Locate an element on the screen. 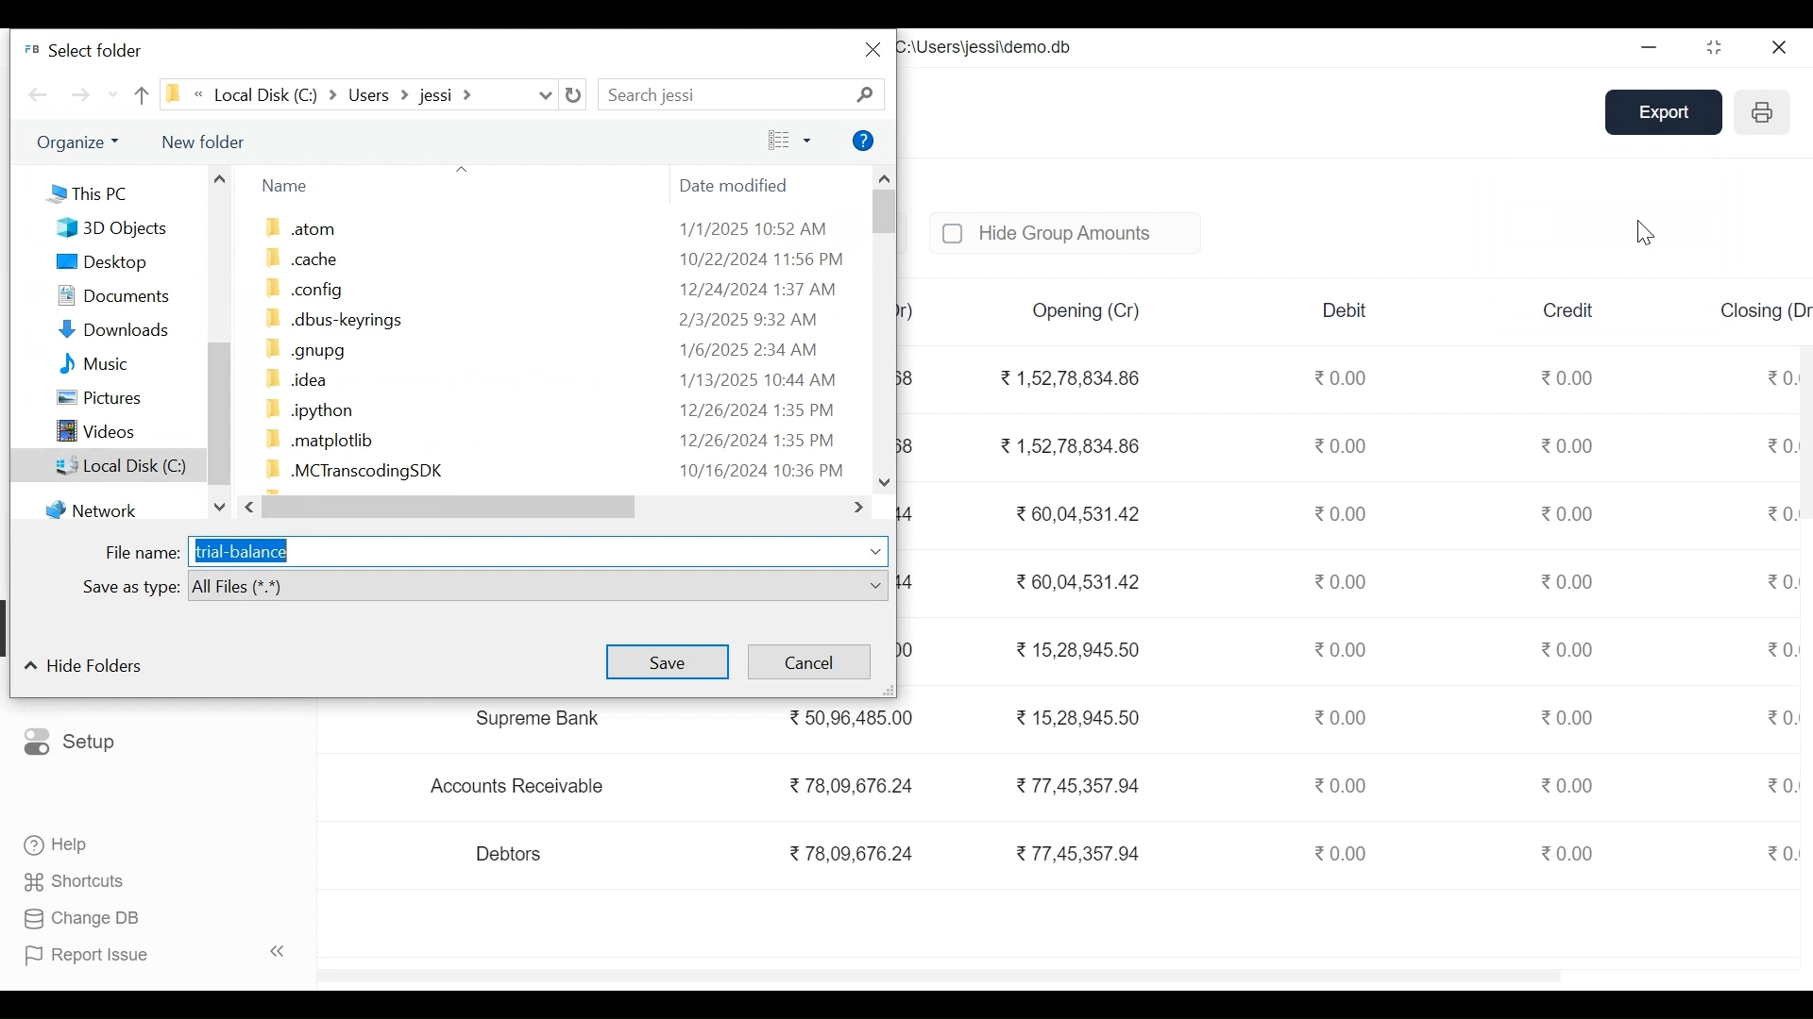  0.00 is located at coordinates (1779, 852).